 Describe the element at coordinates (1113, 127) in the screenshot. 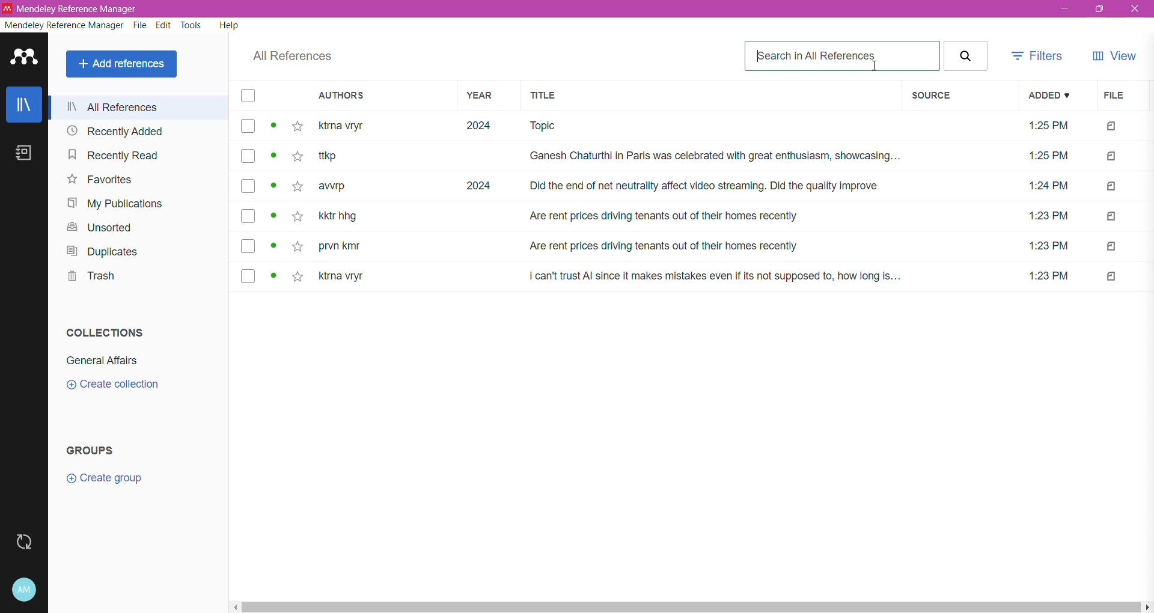

I see `file type` at that location.